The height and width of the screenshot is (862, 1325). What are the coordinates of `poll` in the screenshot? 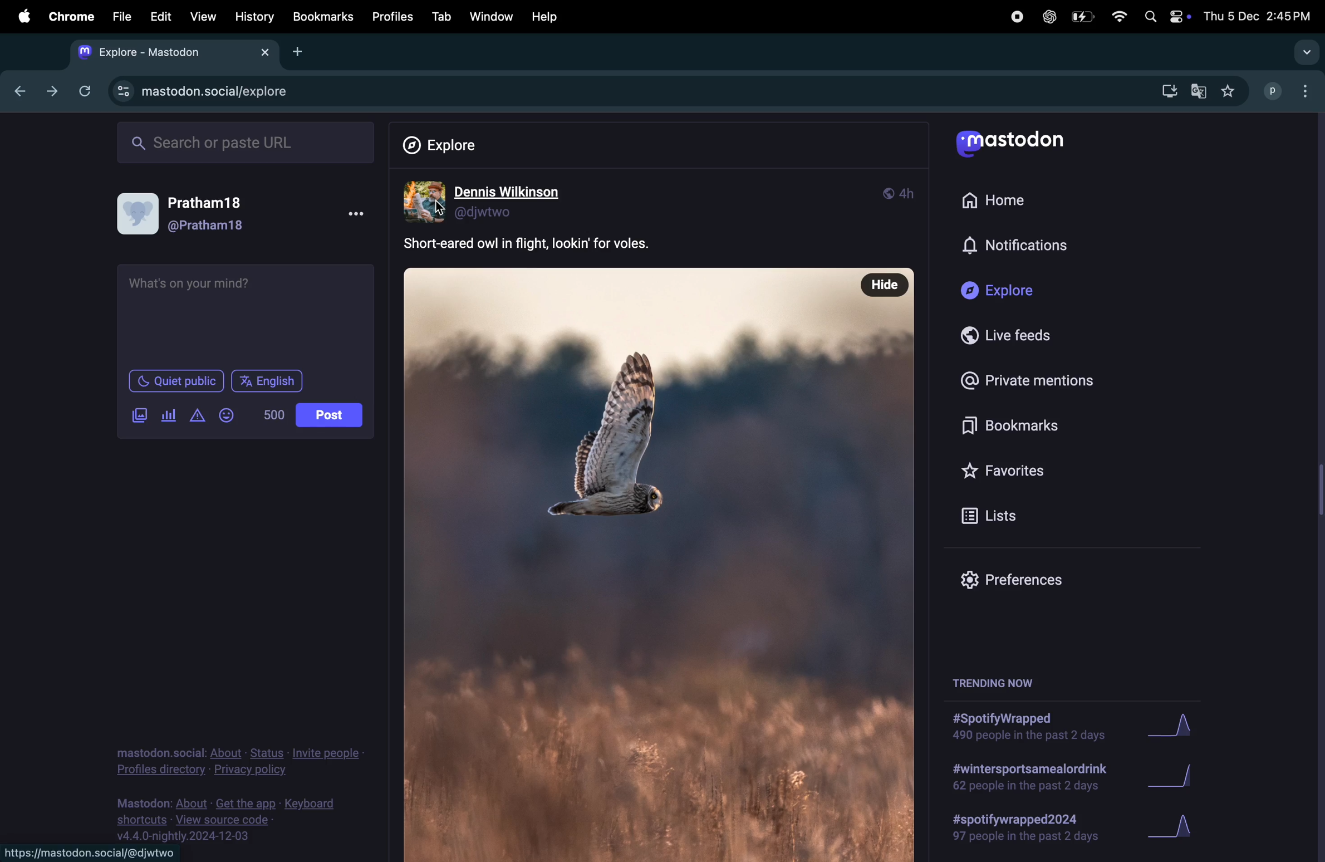 It's located at (168, 413).